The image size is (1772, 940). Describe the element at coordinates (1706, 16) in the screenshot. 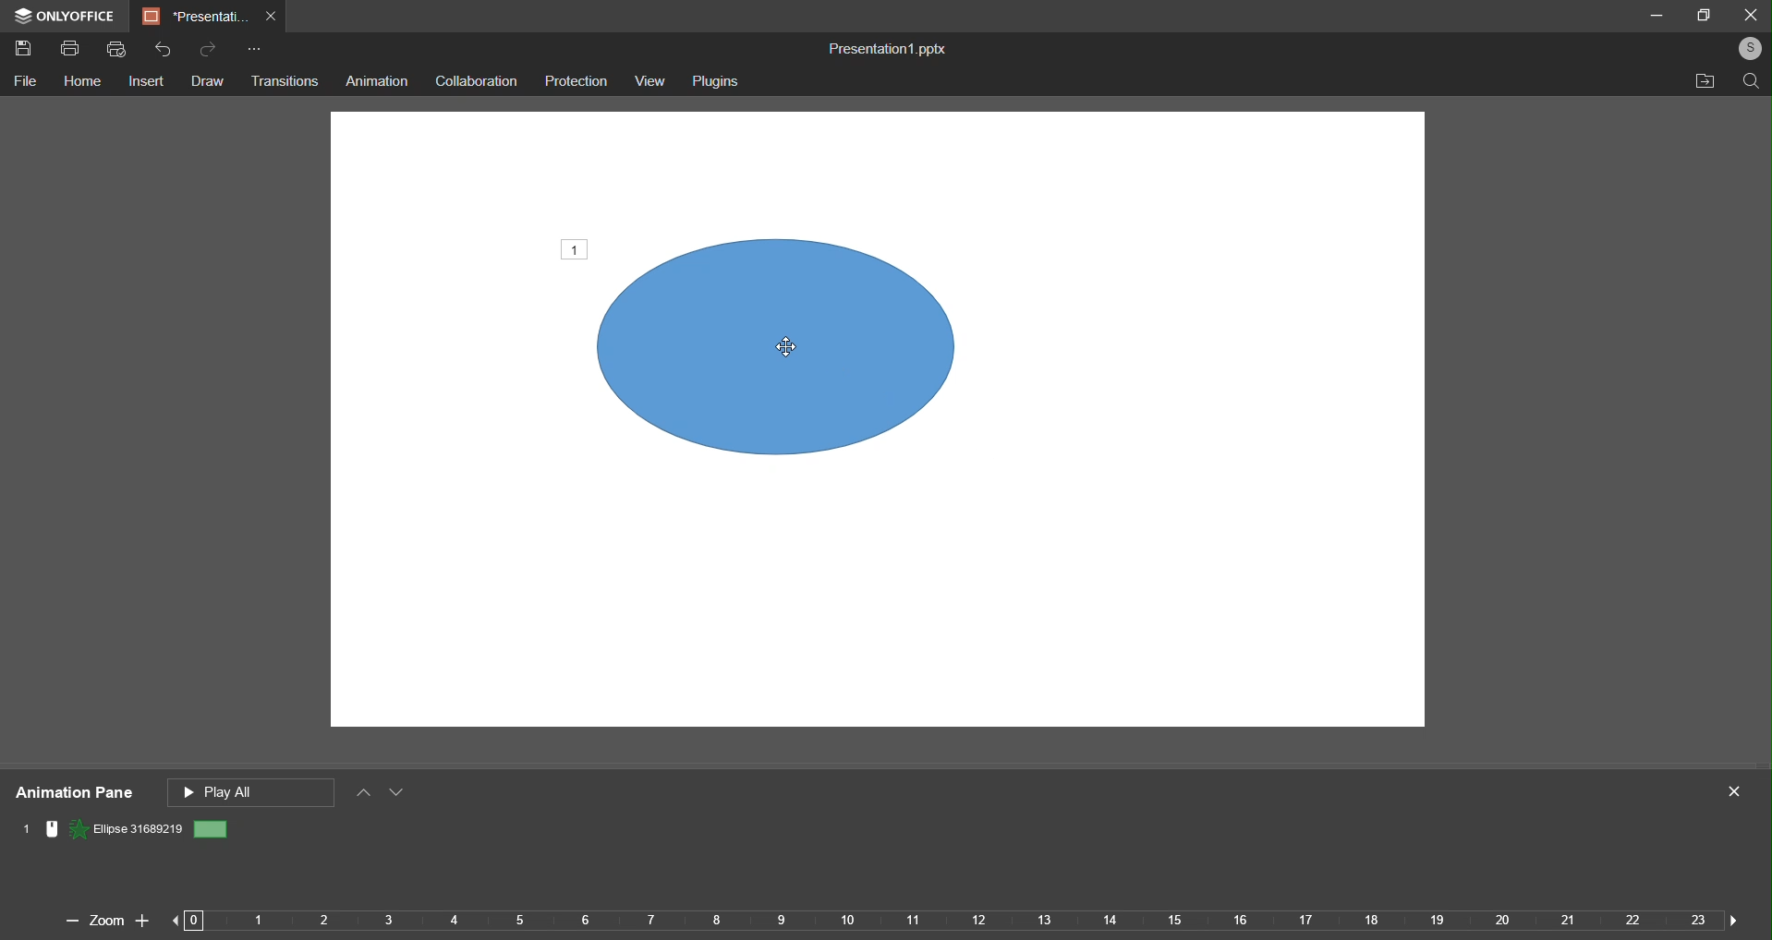

I see `maximize` at that location.